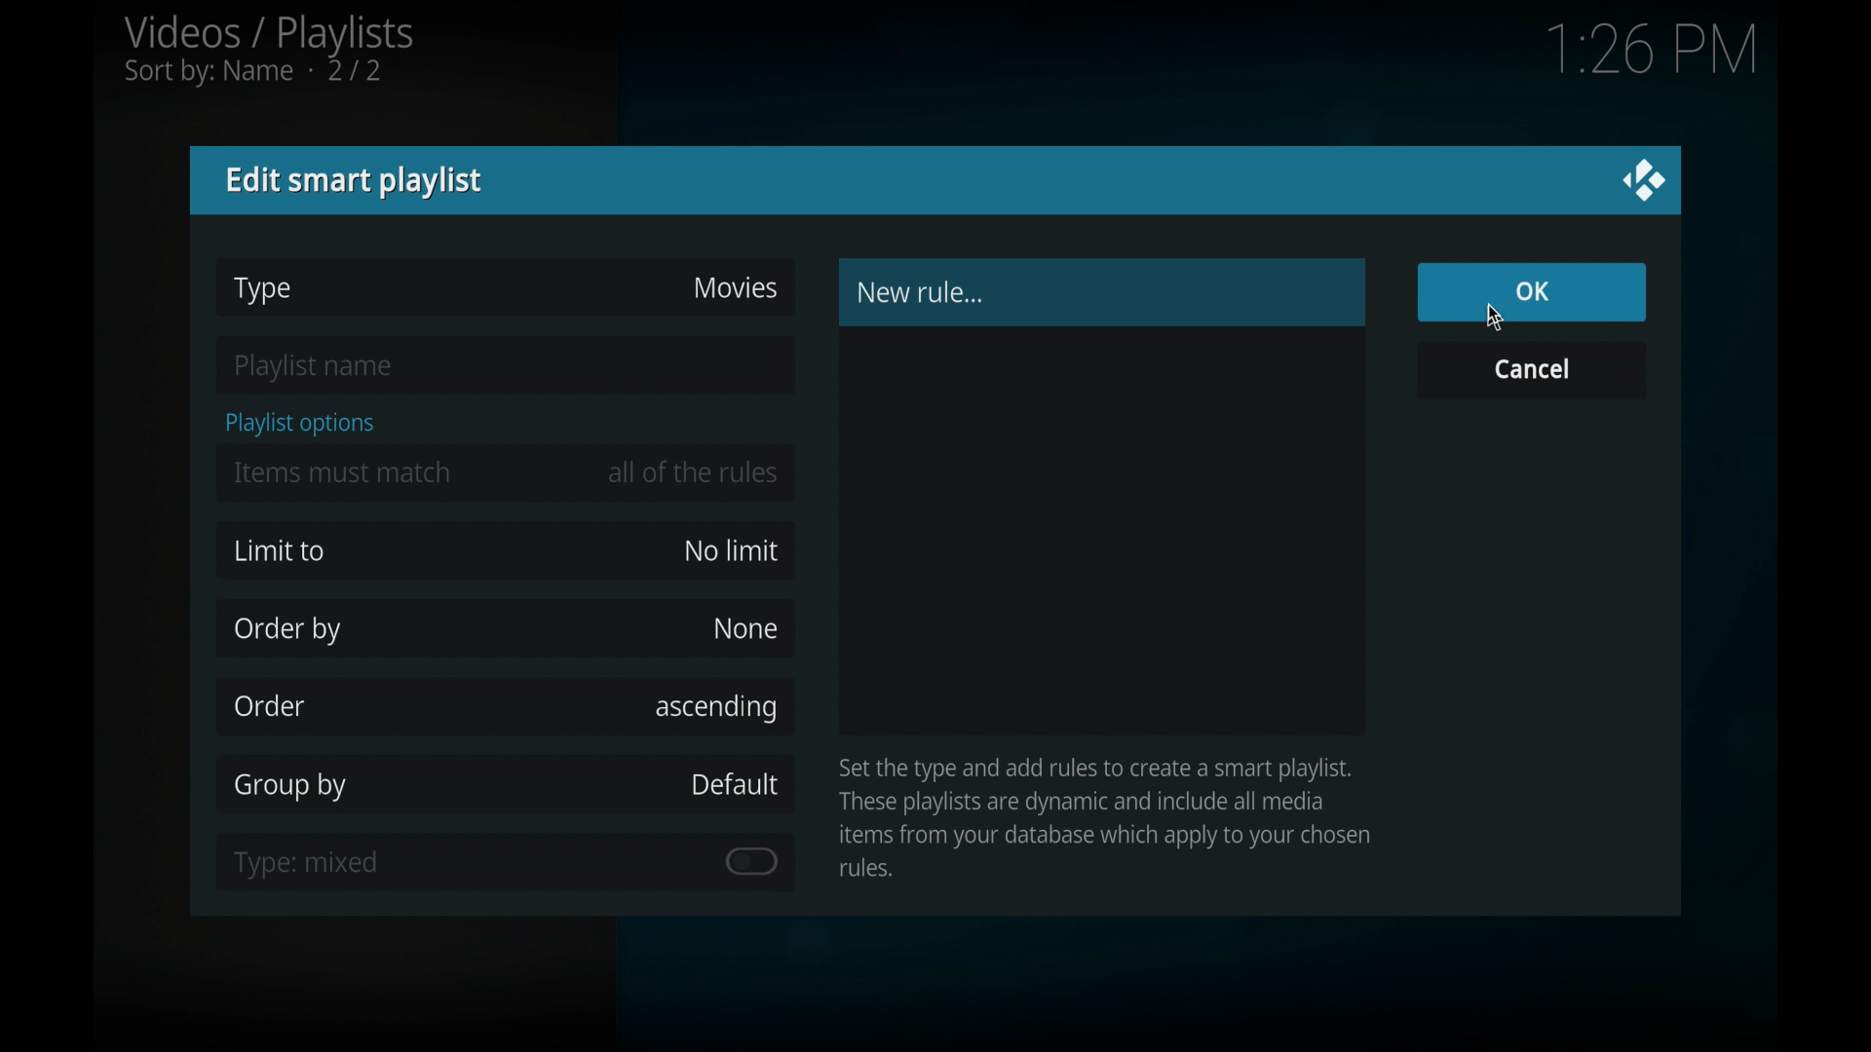 This screenshot has height=1052, width=1871. Describe the element at coordinates (294, 785) in the screenshot. I see `group by` at that location.